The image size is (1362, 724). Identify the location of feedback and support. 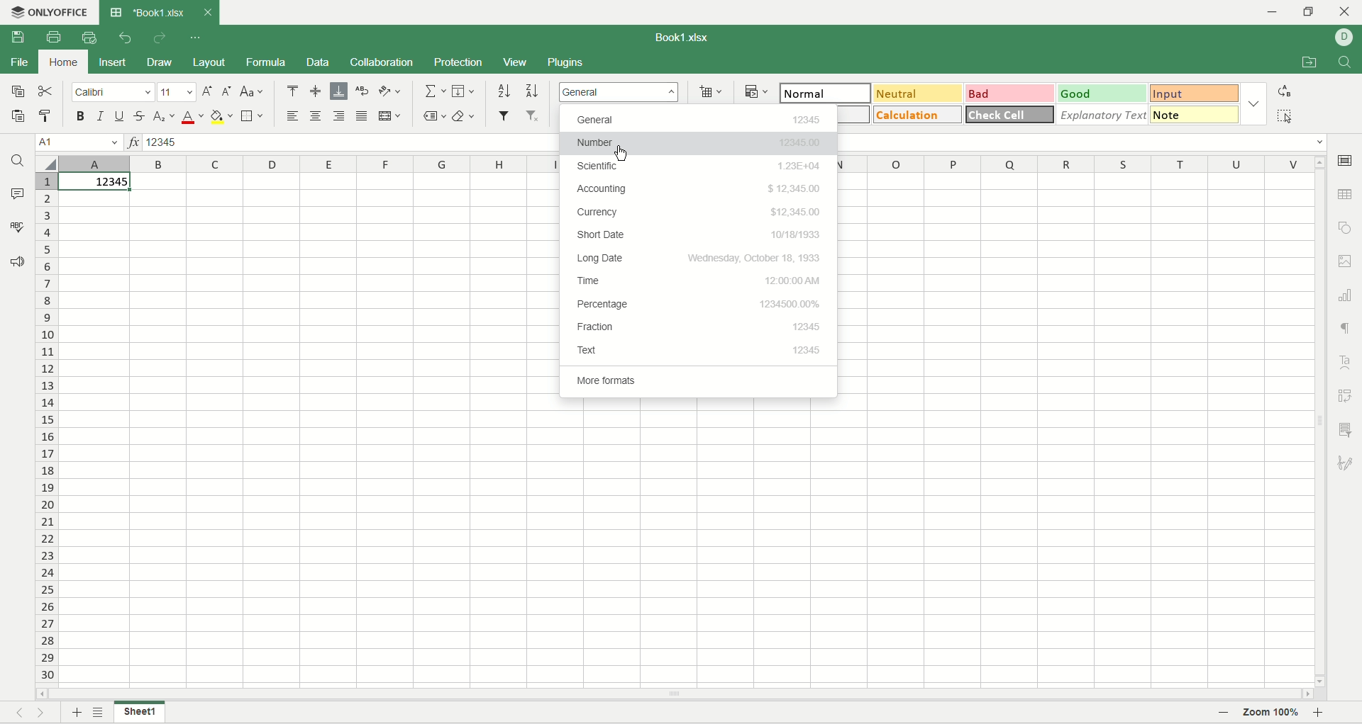
(13, 261).